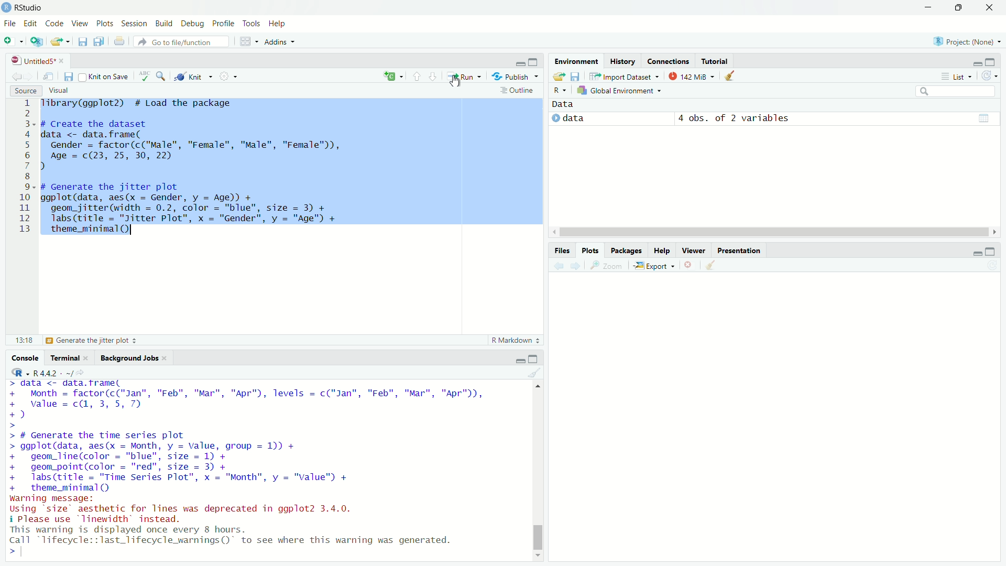  What do you see at coordinates (536, 358) in the screenshot?
I see `maximize` at bounding box center [536, 358].